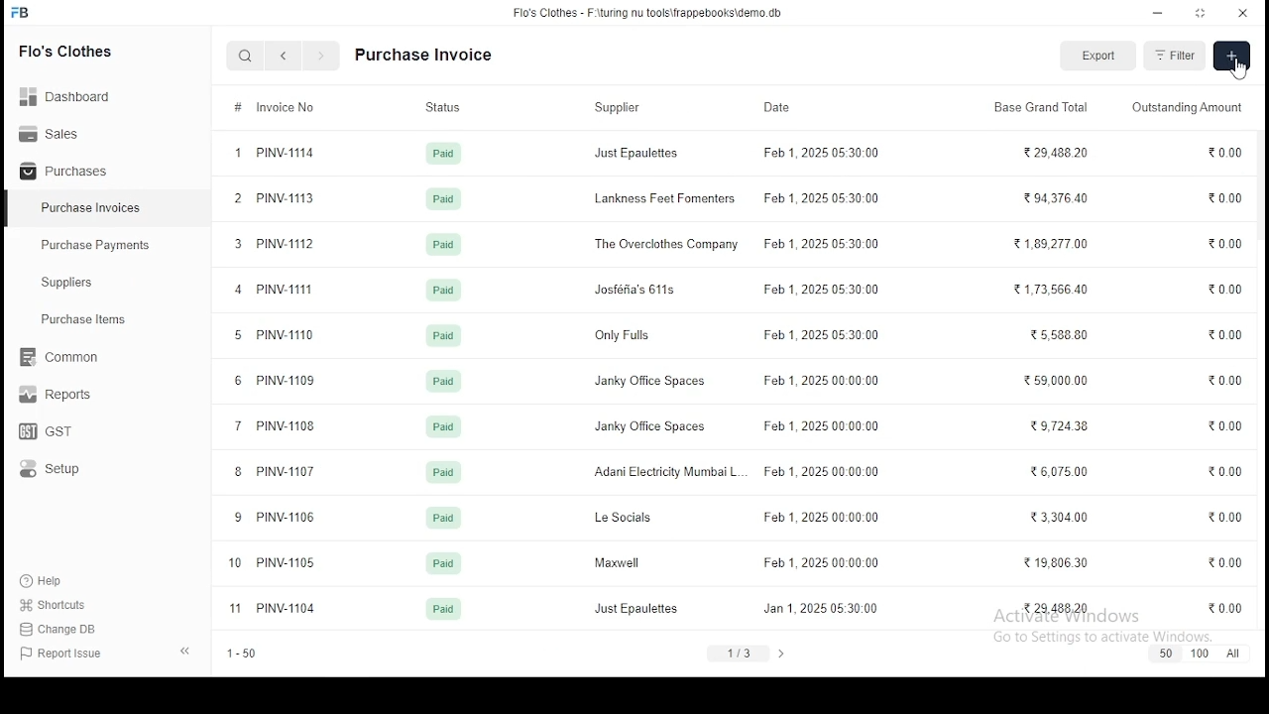 The width and height of the screenshot is (1269, 714). What do you see at coordinates (648, 13) in the screenshot?
I see `flo's clothes - F:\turing nu tools\frappebooks\demo.db` at bounding box center [648, 13].